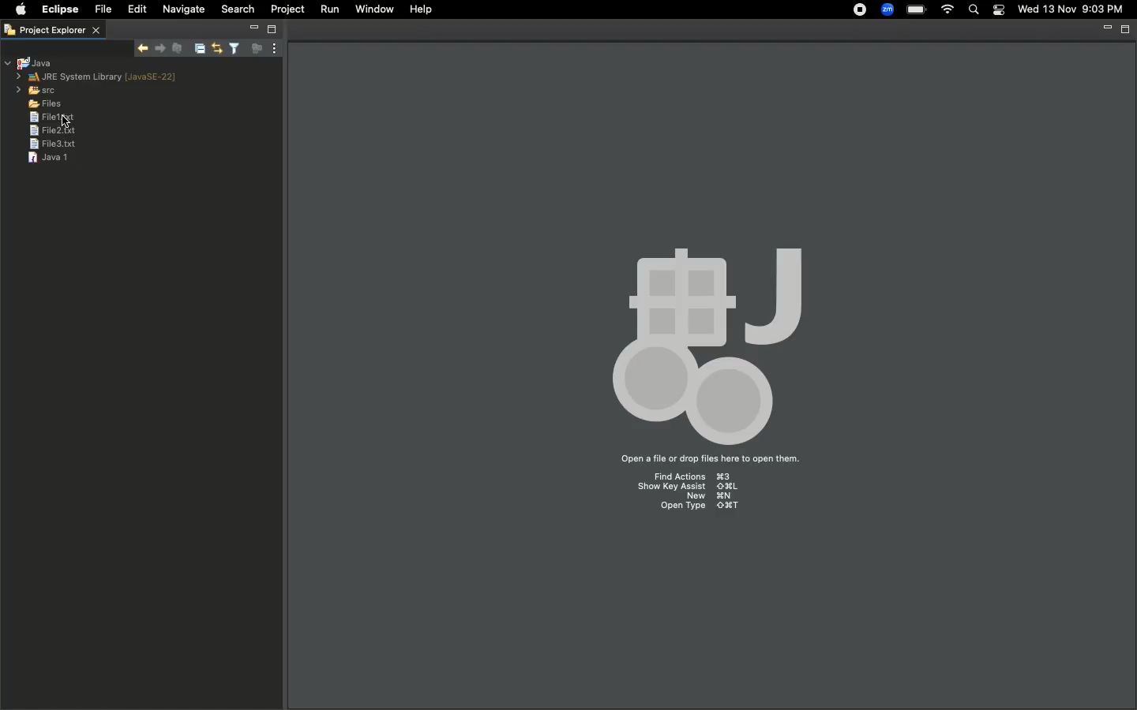 The width and height of the screenshot is (1137, 710). What do you see at coordinates (216, 49) in the screenshot?
I see `Link with editor` at bounding box center [216, 49].